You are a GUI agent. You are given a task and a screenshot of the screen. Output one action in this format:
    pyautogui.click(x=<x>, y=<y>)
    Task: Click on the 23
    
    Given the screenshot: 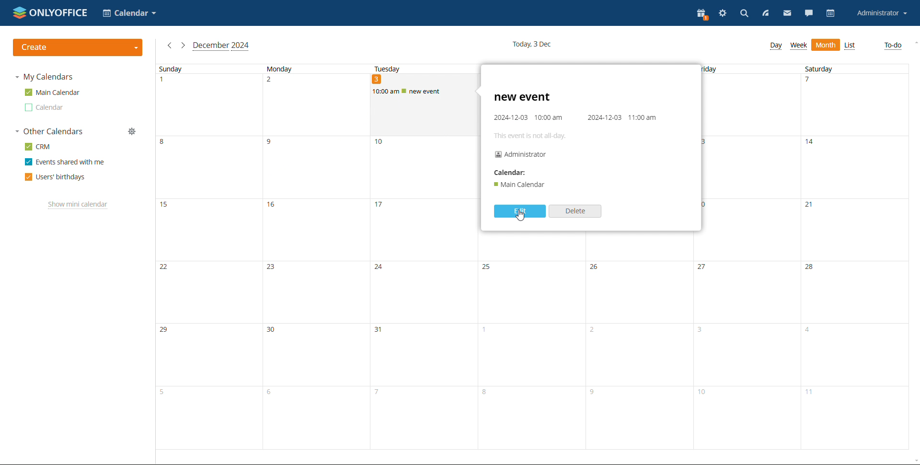 What is the action you would take?
    pyautogui.click(x=316, y=292)
    